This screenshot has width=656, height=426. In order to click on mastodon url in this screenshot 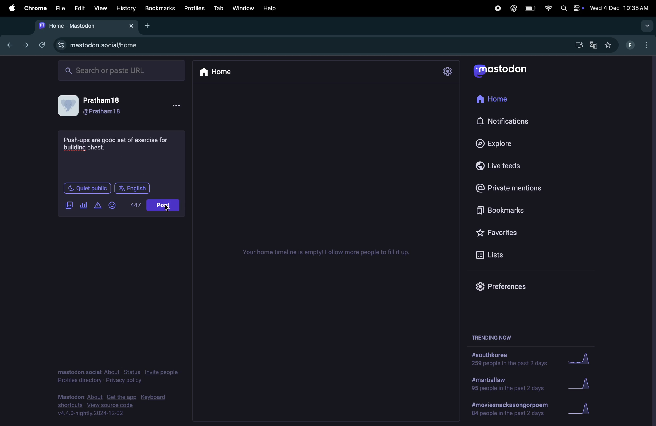, I will do `click(101, 45)`.